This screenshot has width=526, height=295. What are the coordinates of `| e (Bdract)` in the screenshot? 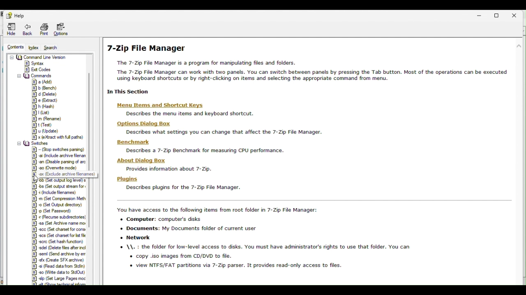 It's located at (46, 101).